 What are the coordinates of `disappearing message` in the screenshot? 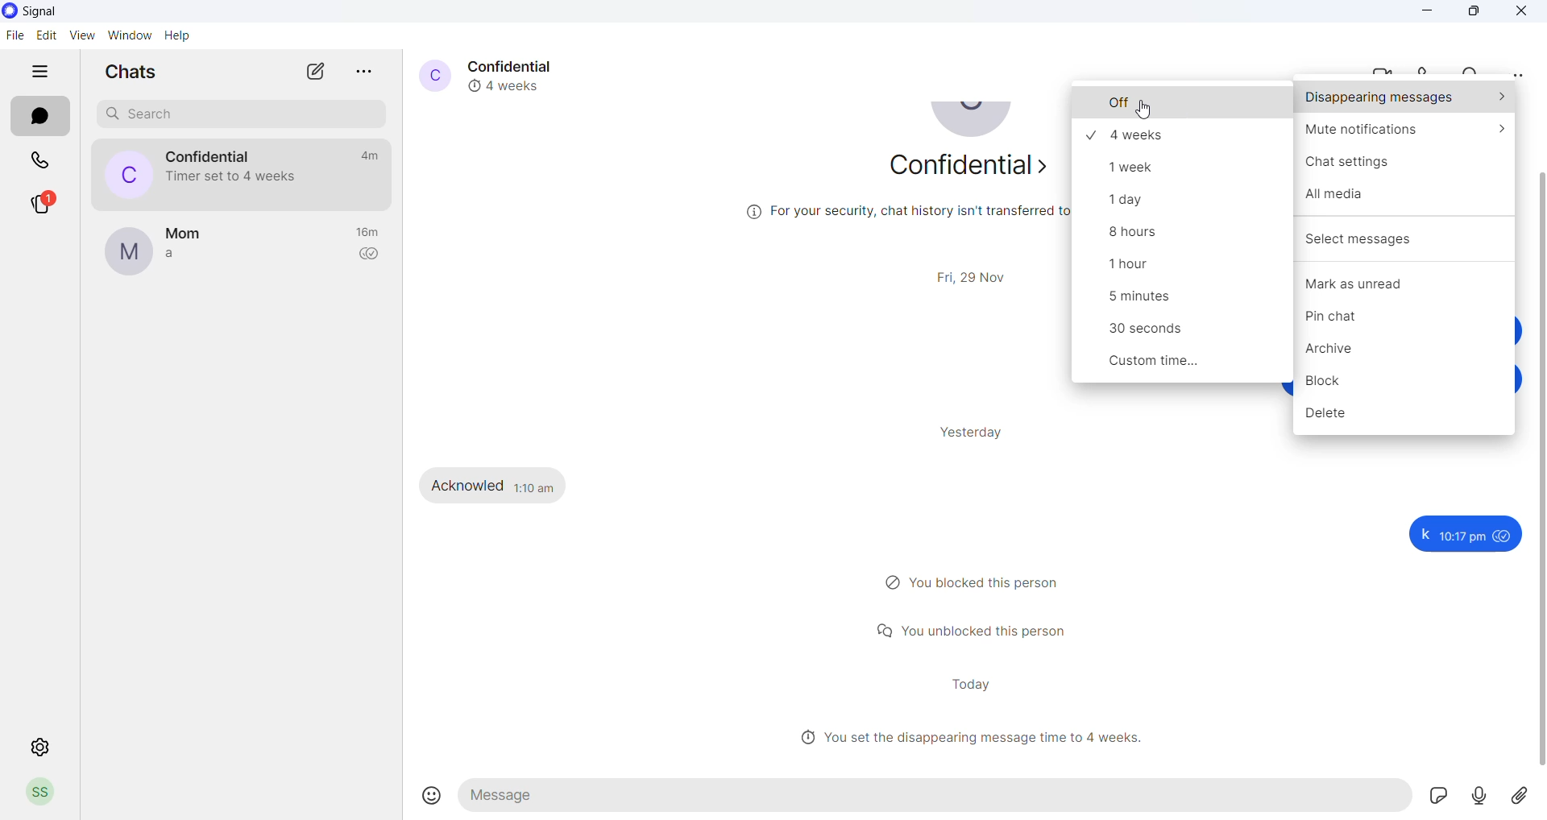 It's located at (511, 85).